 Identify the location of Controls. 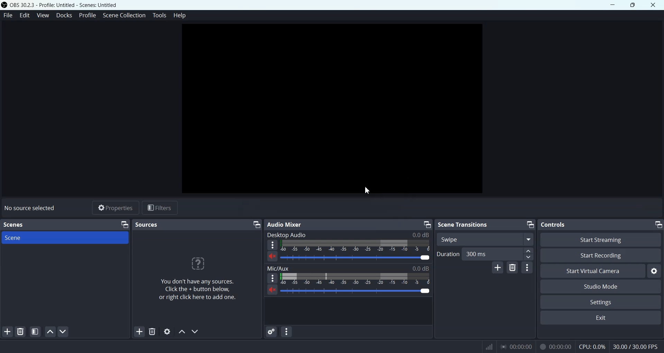
(554, 225).